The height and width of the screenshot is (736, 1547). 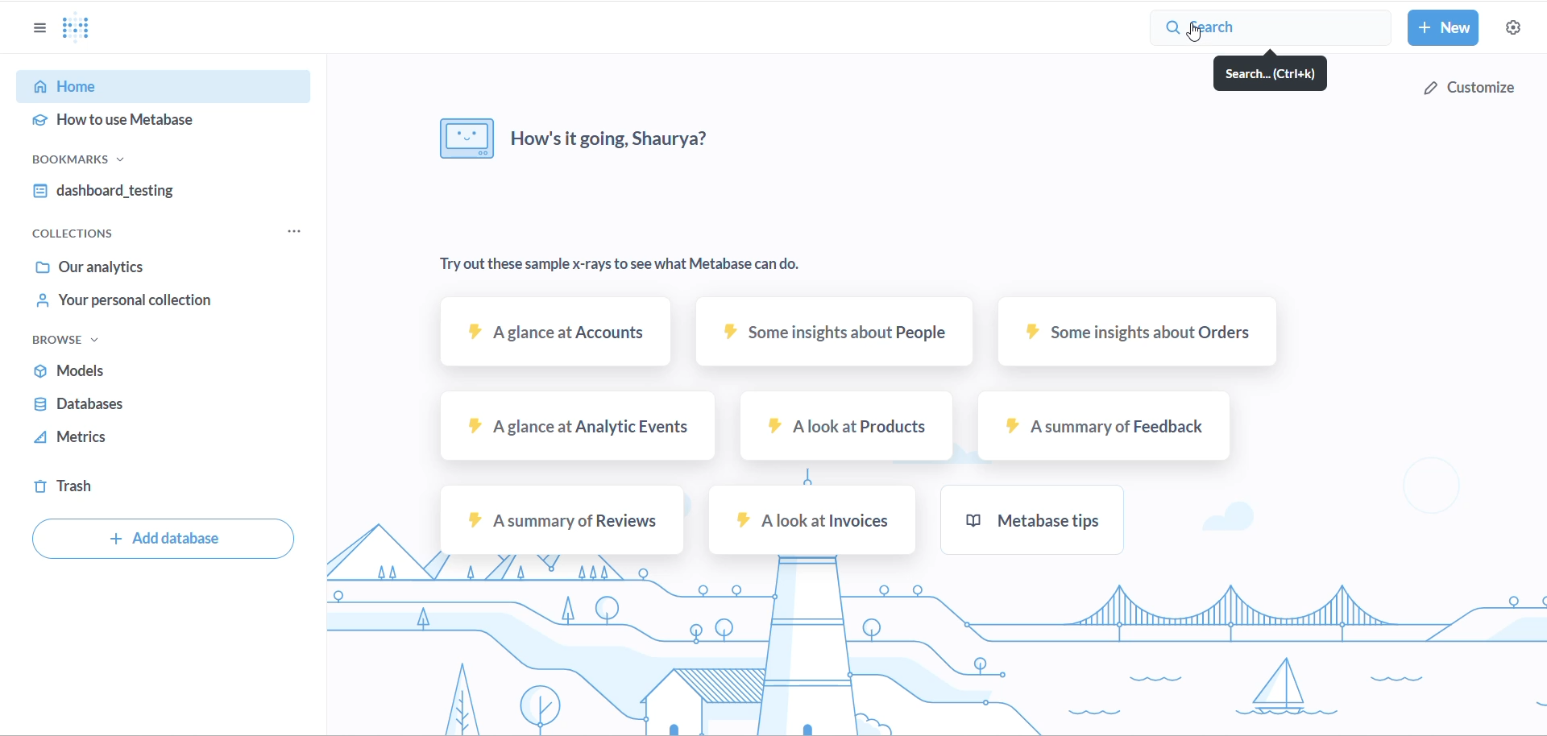 What do you see at coordinates (154, 267) in the screenshot?
I see `our analytics folder` at bounding box center [154, 267].